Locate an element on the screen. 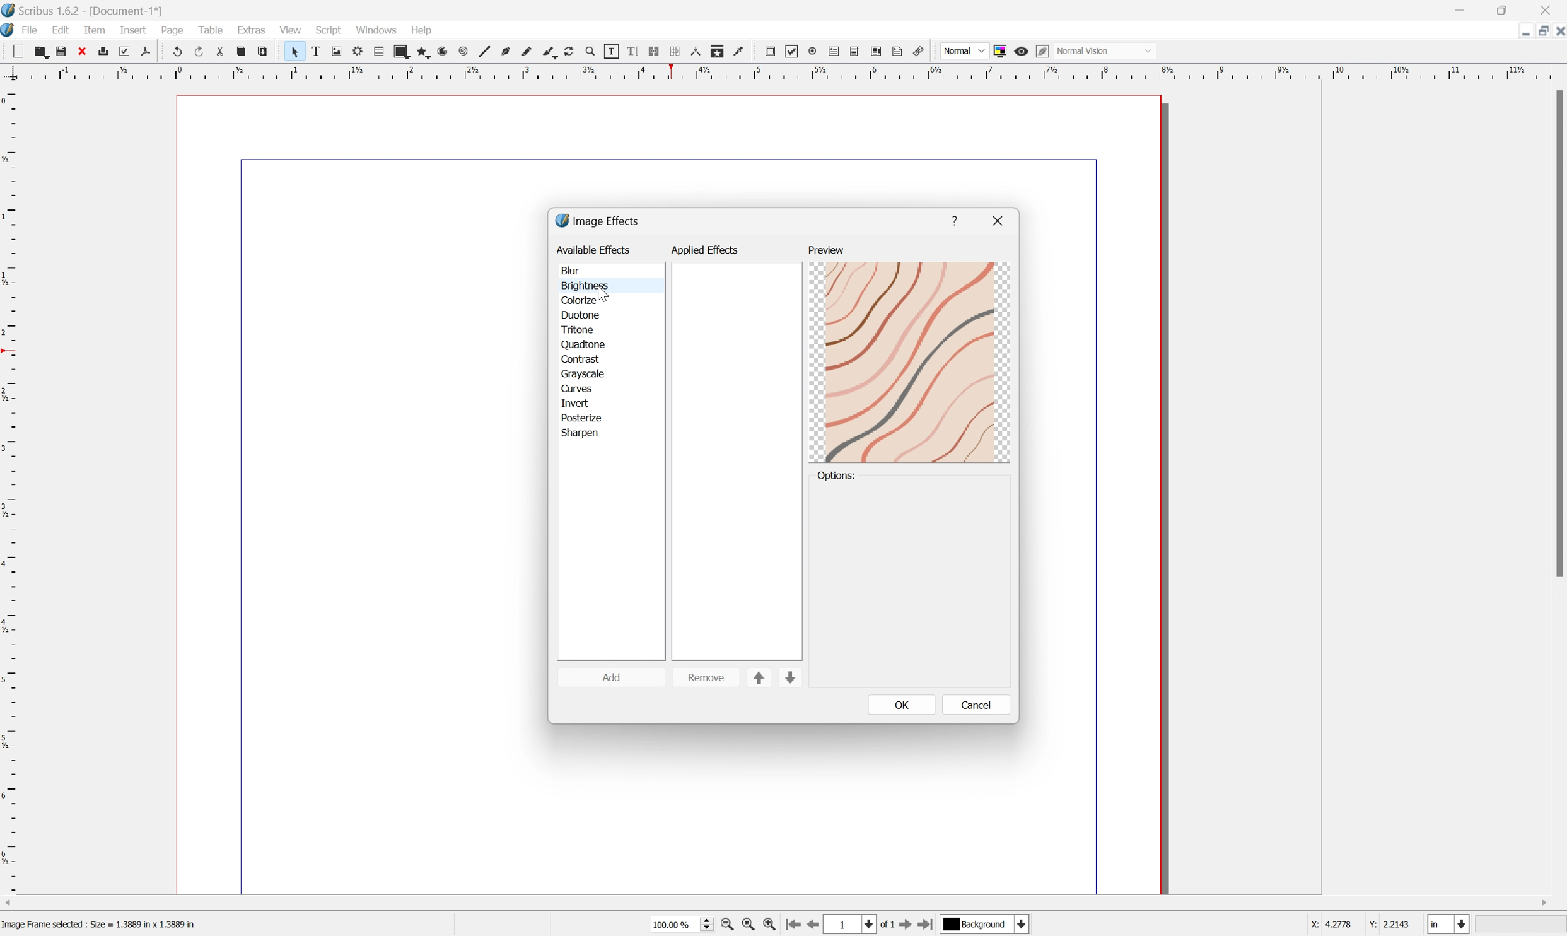 The image size is (1567, 936). preview is located at coordinates (909, 365).